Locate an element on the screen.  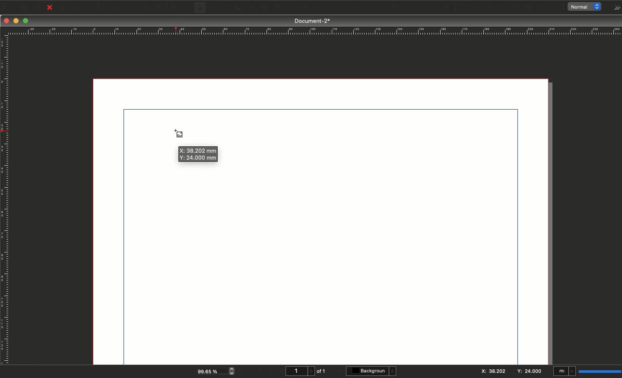
Arc is located at coordinates (264, 8).